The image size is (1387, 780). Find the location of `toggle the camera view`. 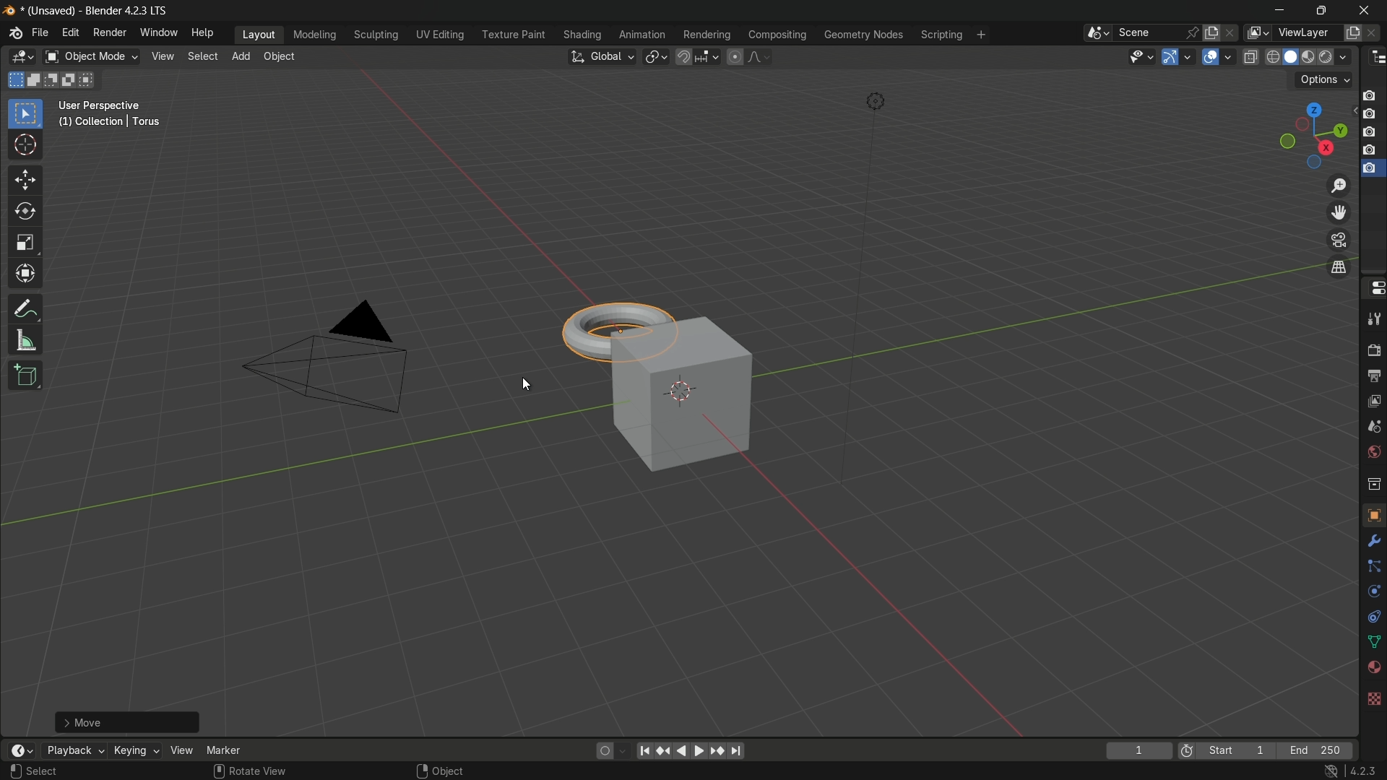

toggle the camera view is located at coordinates (1339, 240).